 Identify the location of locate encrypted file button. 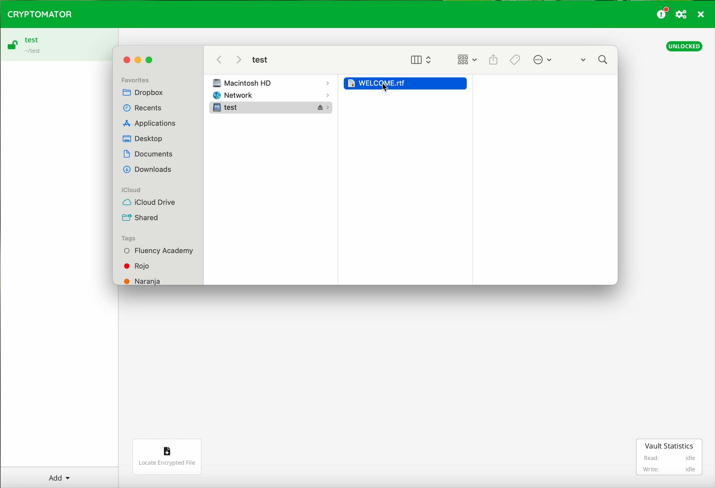
(166, 457).